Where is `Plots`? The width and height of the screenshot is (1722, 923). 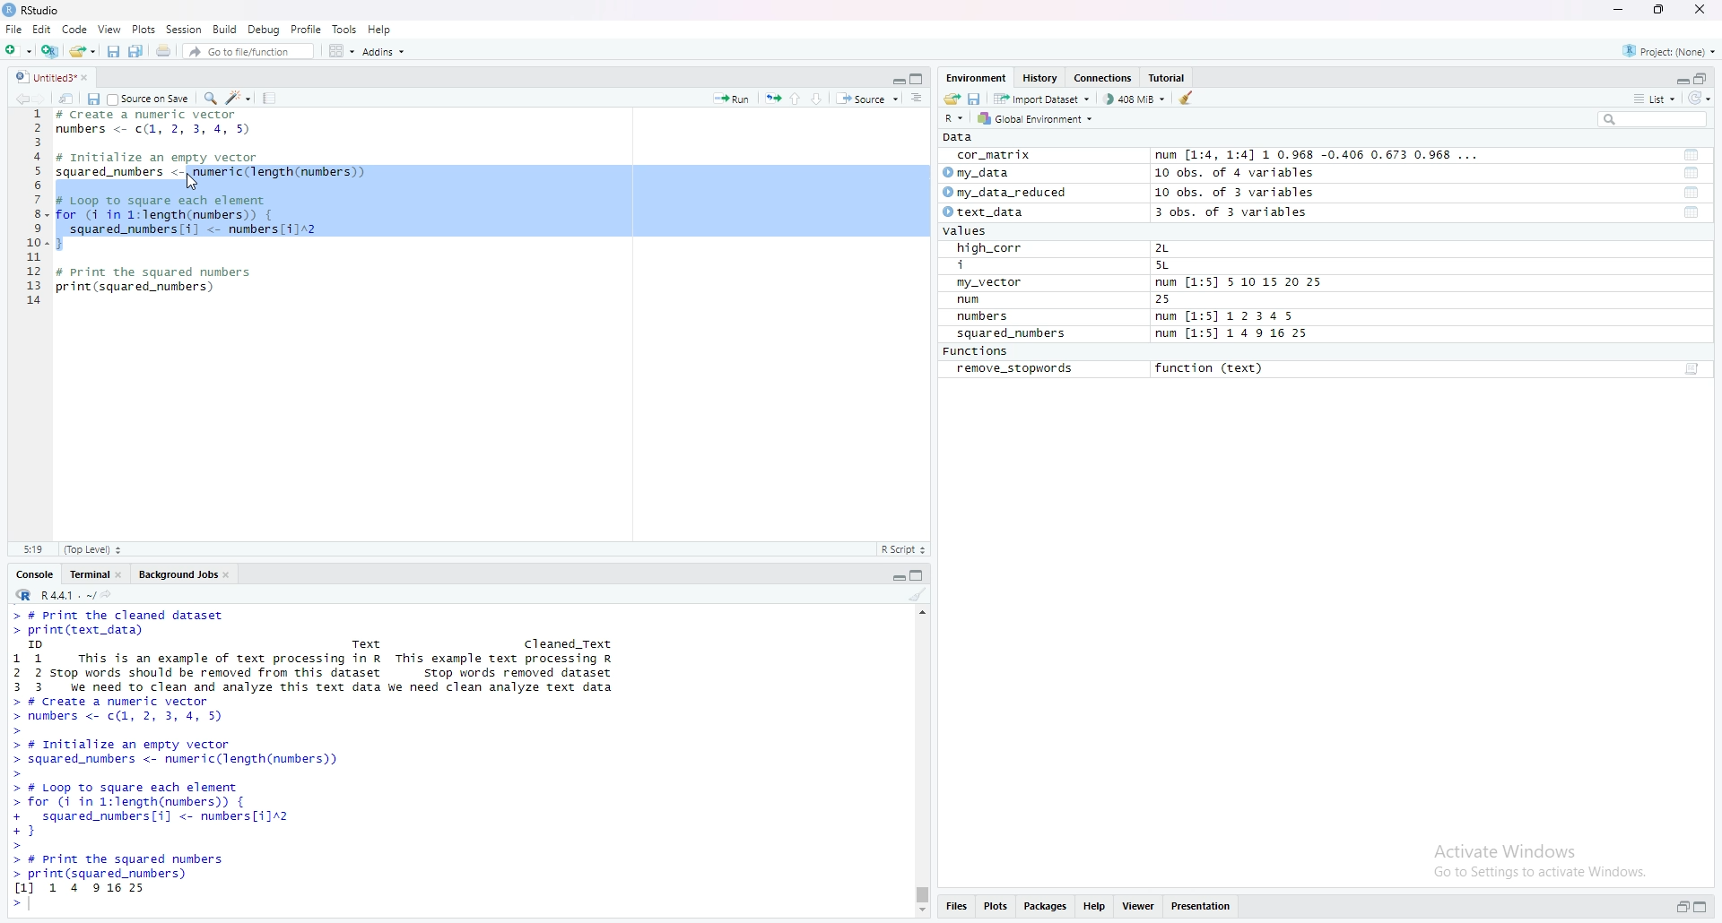
Plots is located at coordinates (996, 908).